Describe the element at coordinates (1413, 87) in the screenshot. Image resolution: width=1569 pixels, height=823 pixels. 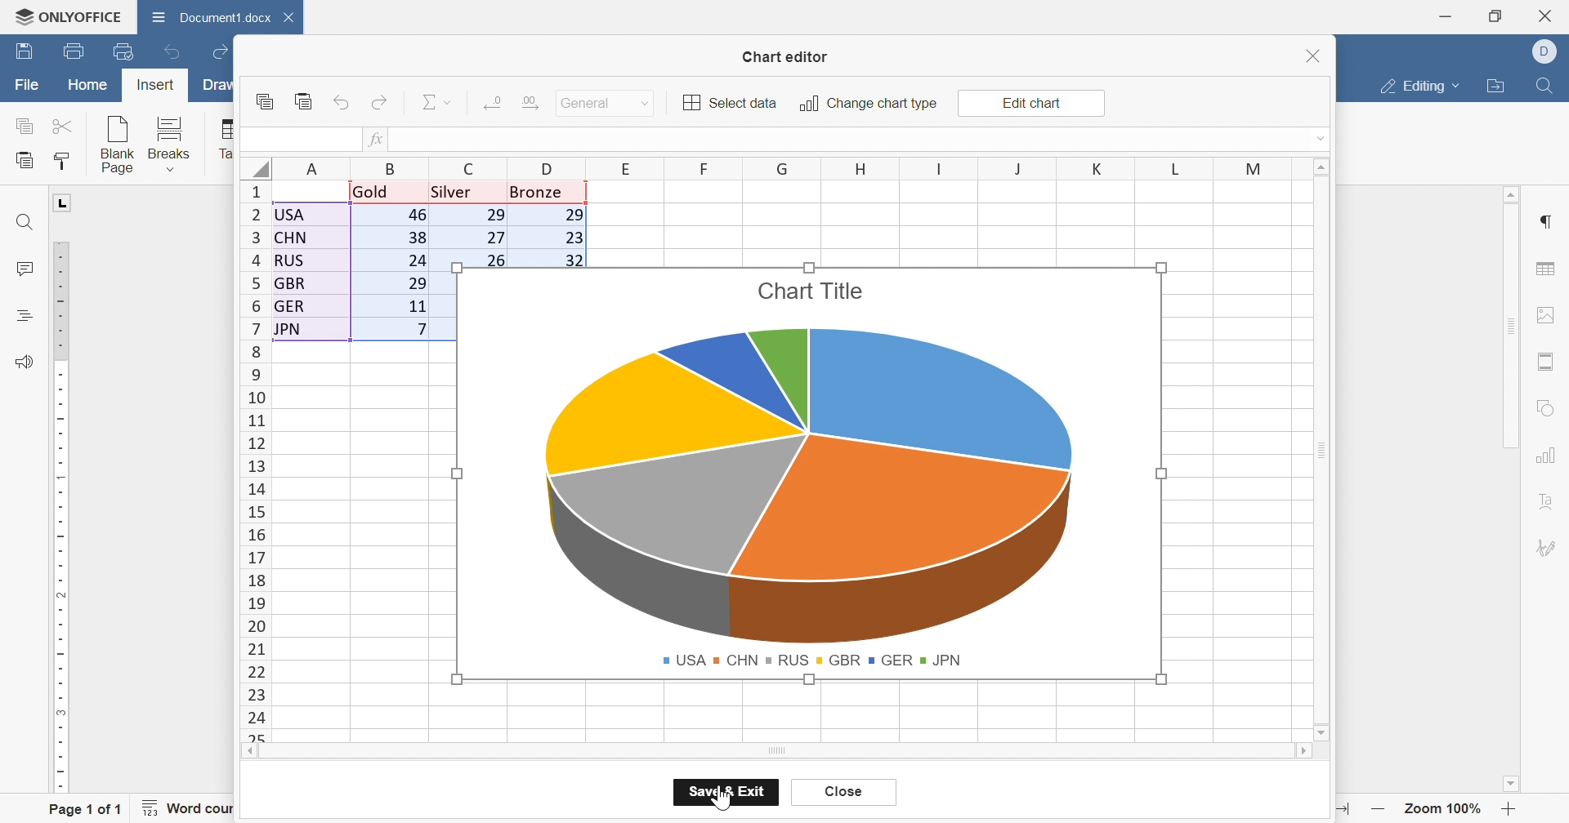
I see `Editing` at that location.